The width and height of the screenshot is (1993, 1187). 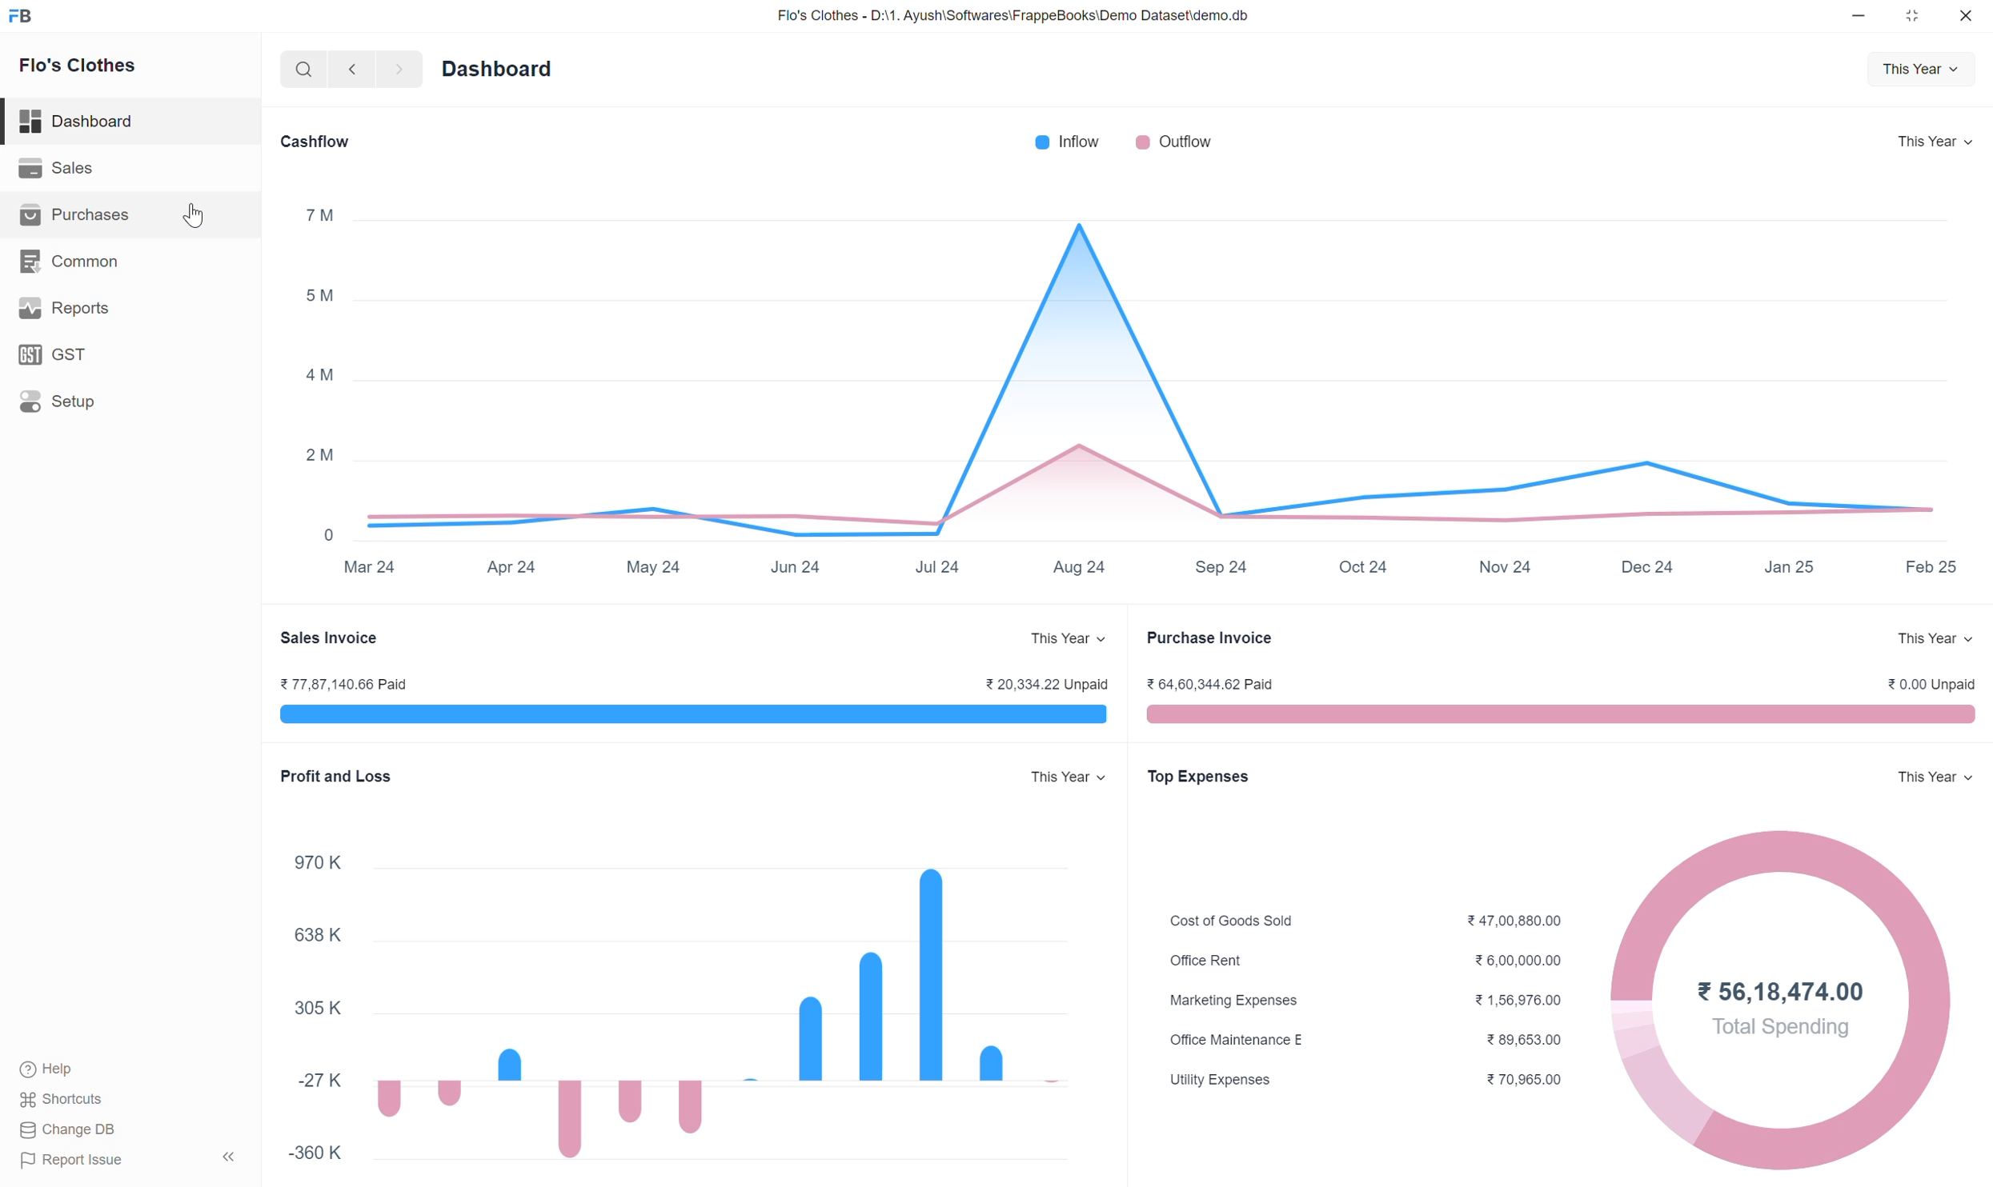 I want to click on 305 K, so click(x=318, y=1008).